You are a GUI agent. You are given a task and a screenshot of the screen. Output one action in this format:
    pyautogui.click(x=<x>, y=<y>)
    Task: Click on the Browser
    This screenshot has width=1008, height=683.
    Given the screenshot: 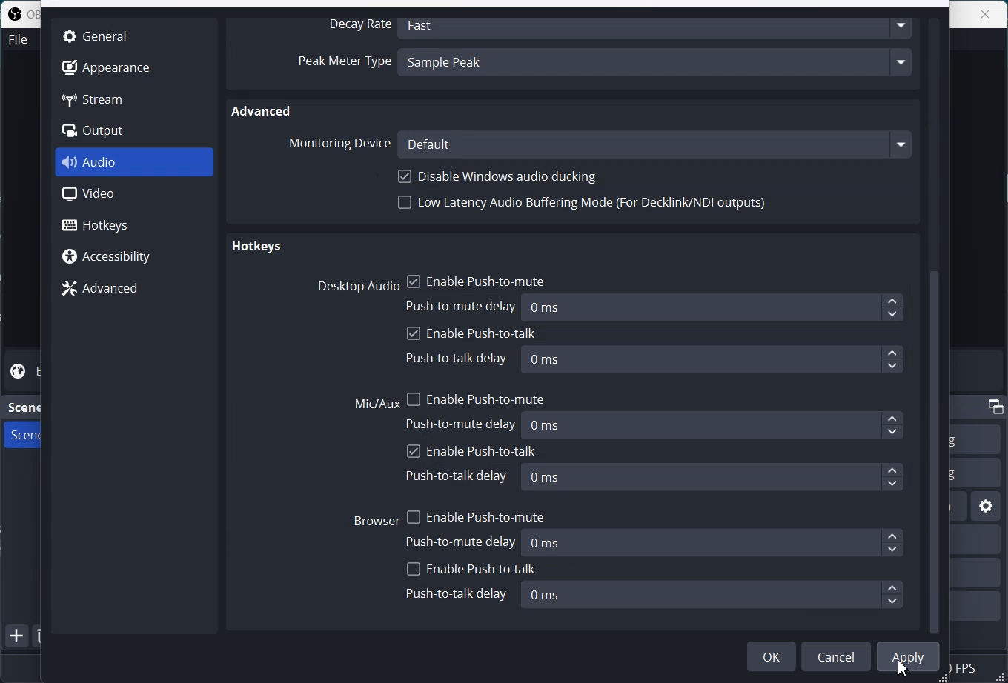 What is the action you would take?
    pyautogui.click(x=377, y=519)
    